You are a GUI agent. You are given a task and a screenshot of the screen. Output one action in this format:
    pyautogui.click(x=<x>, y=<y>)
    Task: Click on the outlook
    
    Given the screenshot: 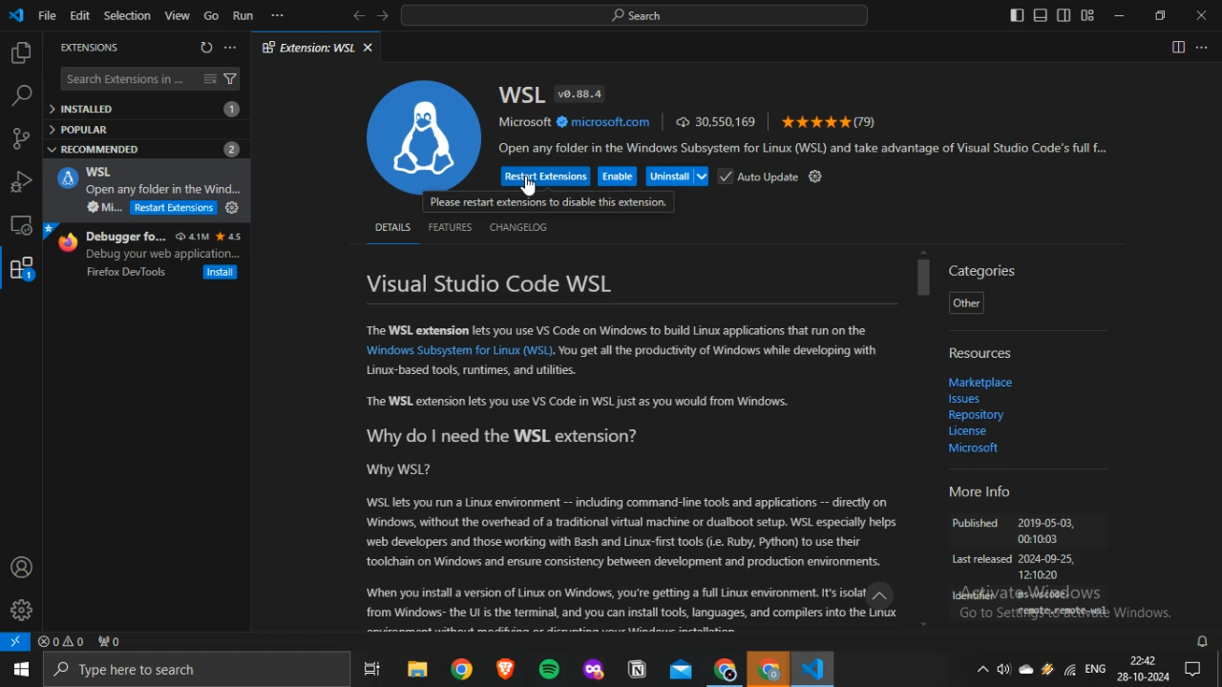 What is the action you would take?
    pyautogui.click(x=683, y=669)
    